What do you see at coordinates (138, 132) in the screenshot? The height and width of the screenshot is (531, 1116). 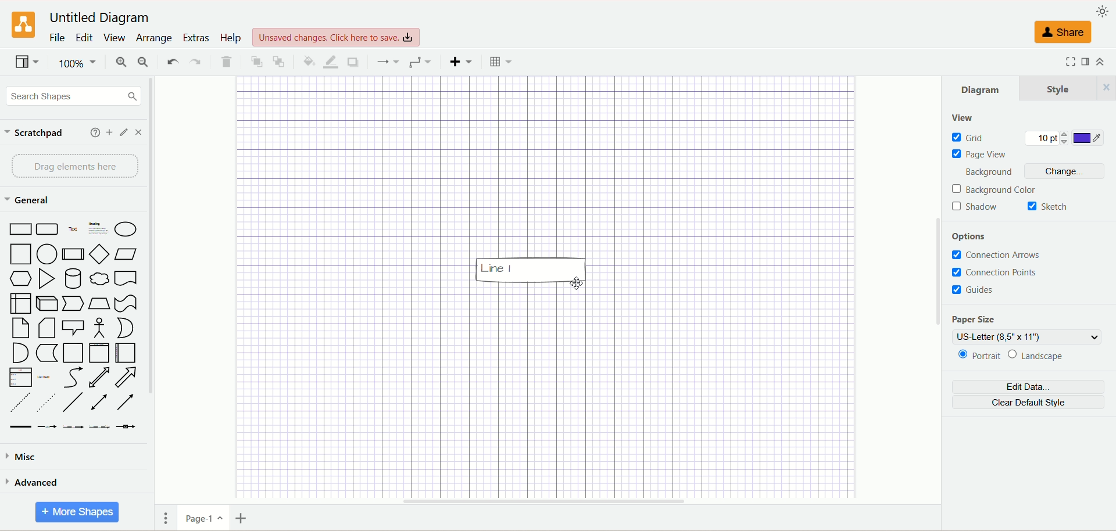 I see `close` at bounding box center [138, 132].